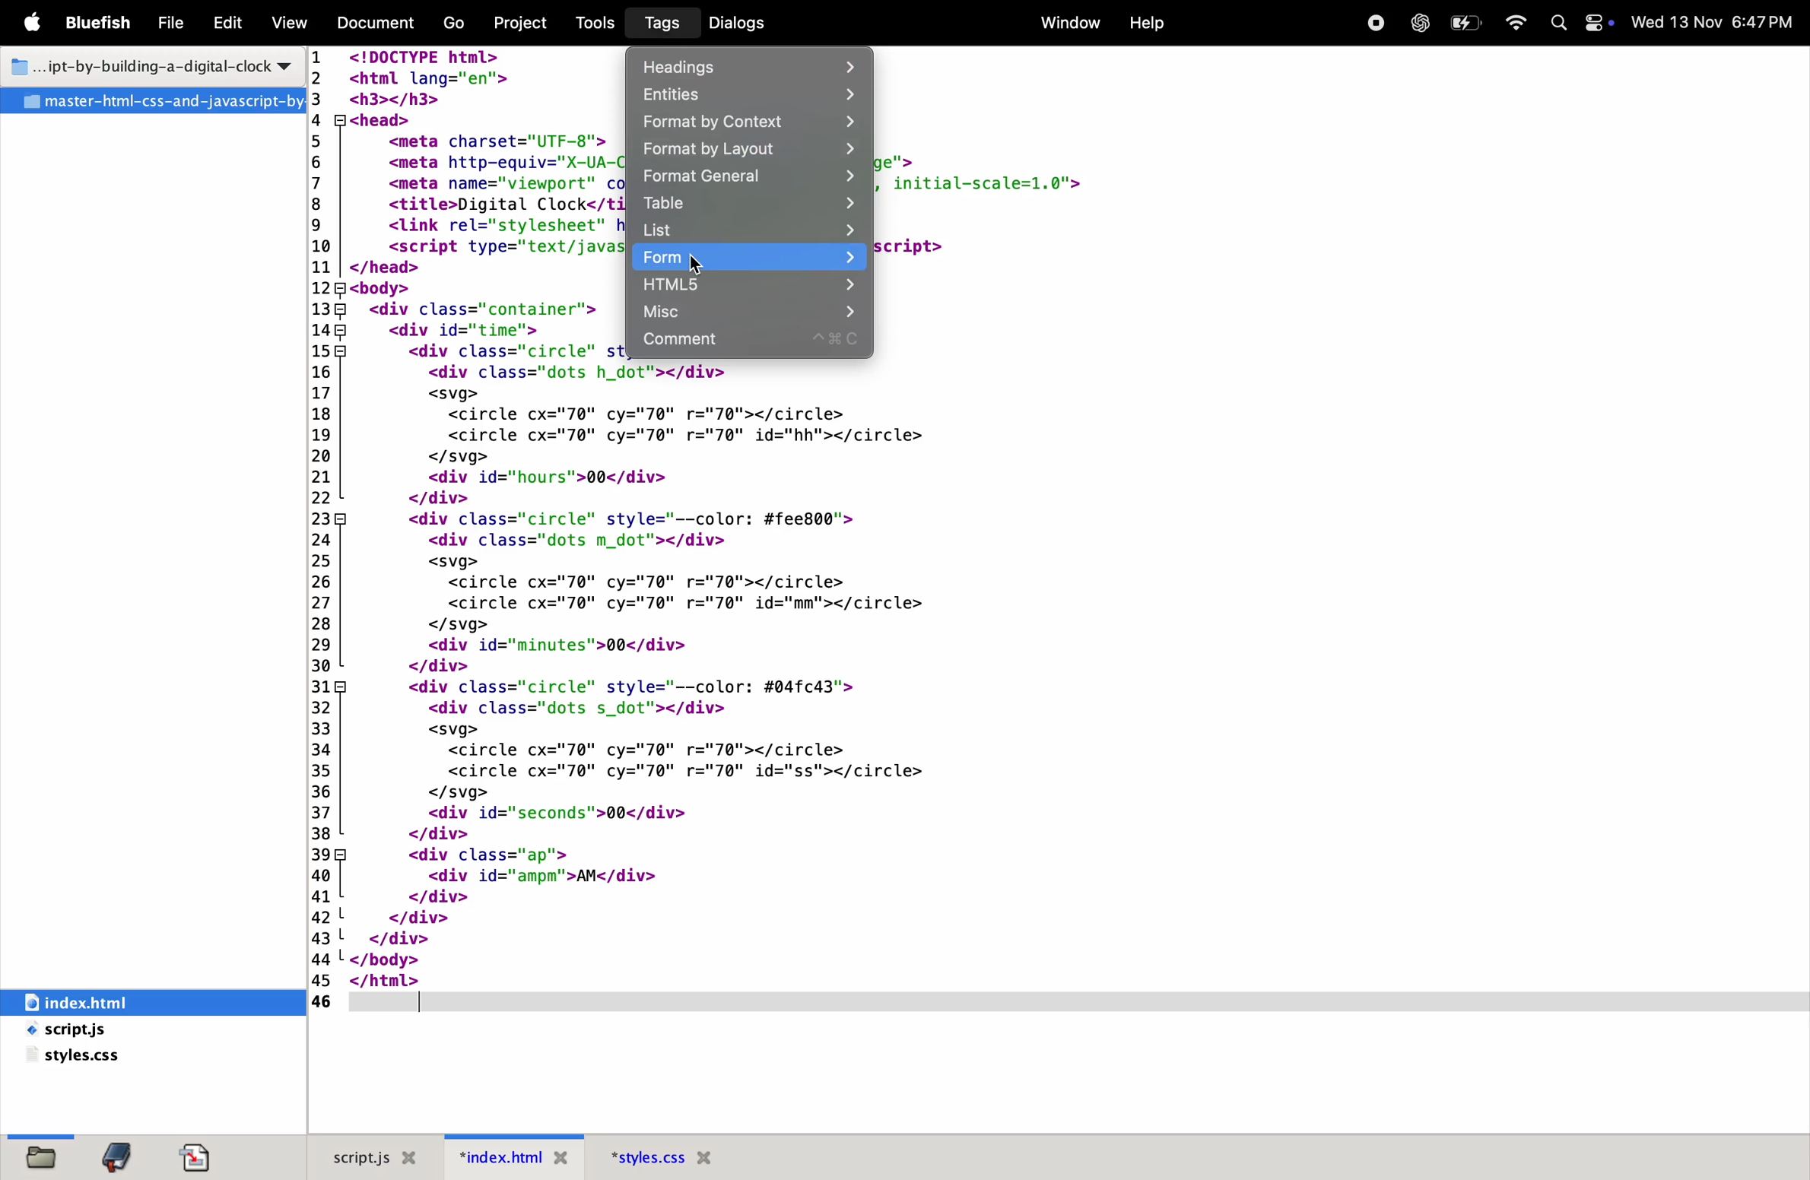 This screenshot has width=1810, height=1180. Describe the element at coordinates (754, 342) in the screenshot. I see `comment` at that location.